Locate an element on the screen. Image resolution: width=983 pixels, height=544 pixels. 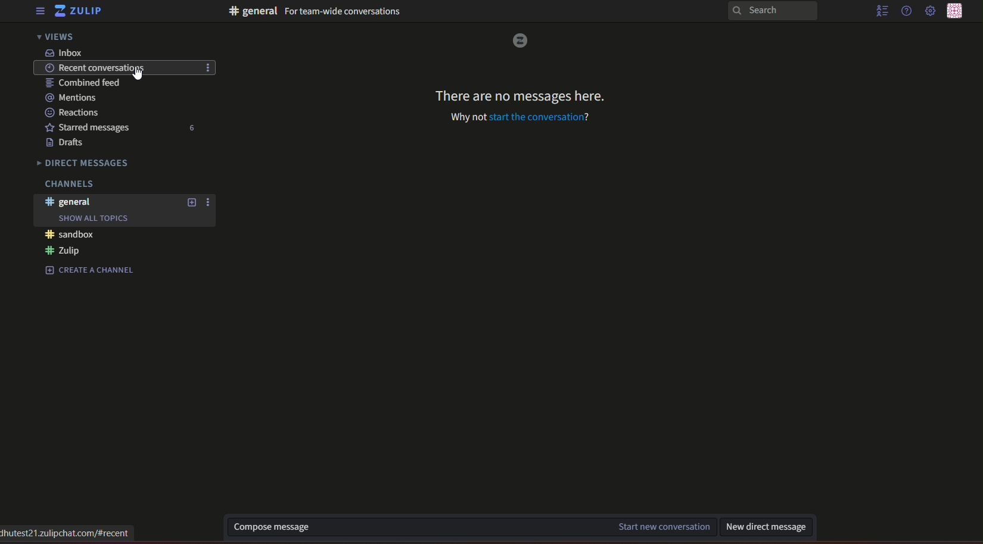
options is located at coordinates (209, 68).